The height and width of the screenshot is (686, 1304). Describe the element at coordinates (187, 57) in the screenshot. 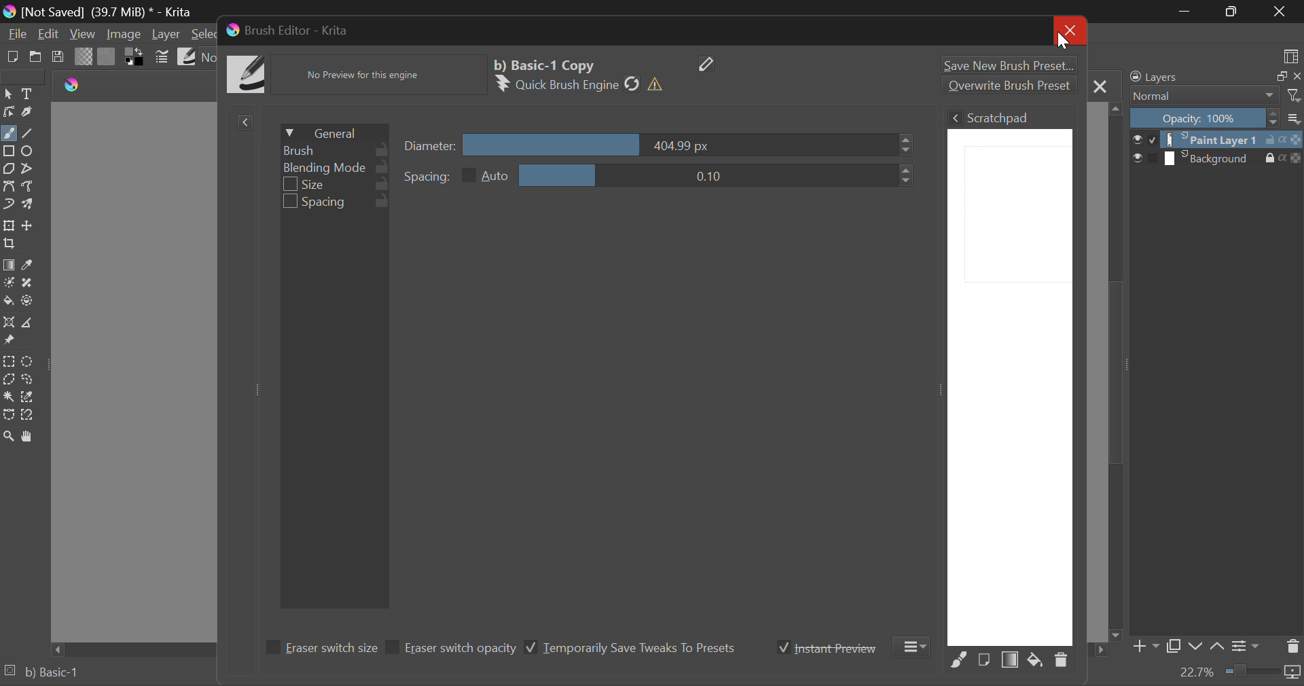

I see `Brush Presets` at that location.